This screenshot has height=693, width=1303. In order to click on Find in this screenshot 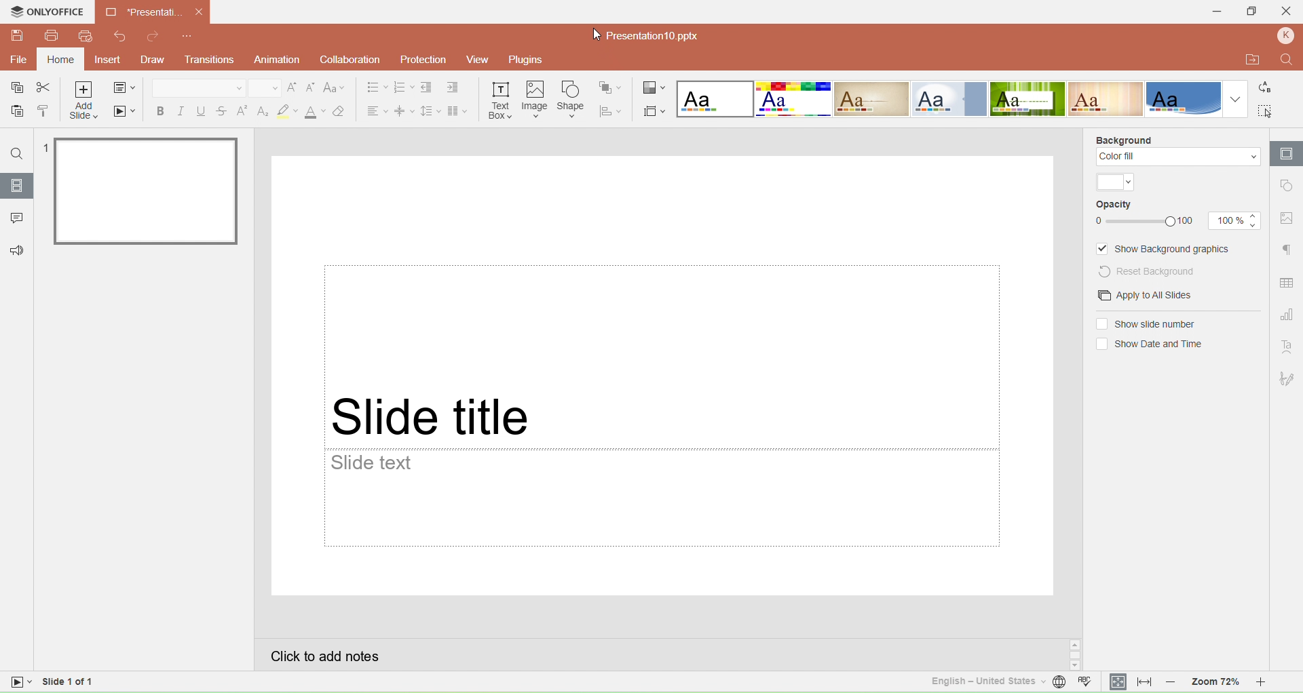, I will do `click(17, 154)`.